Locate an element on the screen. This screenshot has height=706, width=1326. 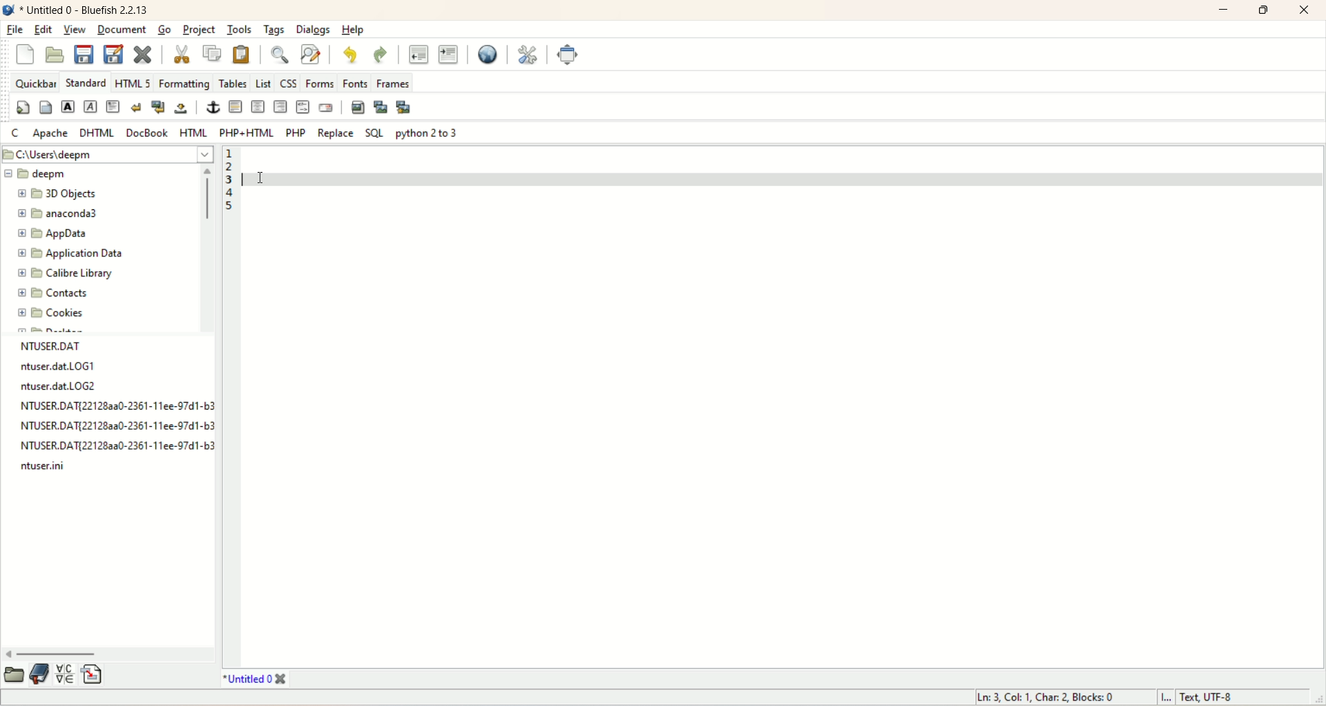
dialogs is located at coordinates (311, 29).